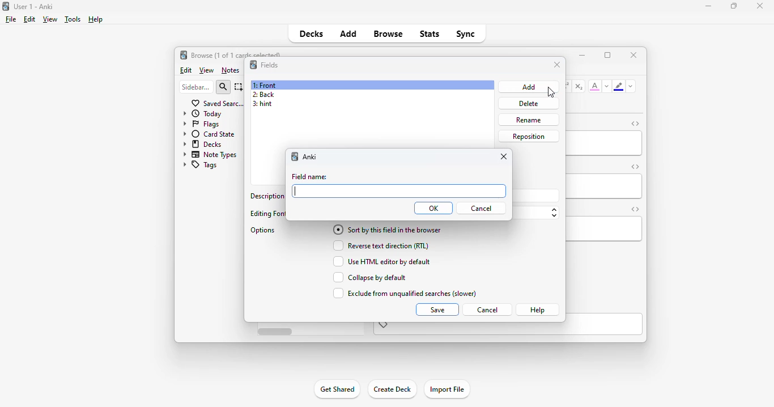 The width and height of the screenshot is (774, 407). What do you see at coordinates (218, 103) in the screenshot?
I see `saved searches` at bounding box center [218, 103].